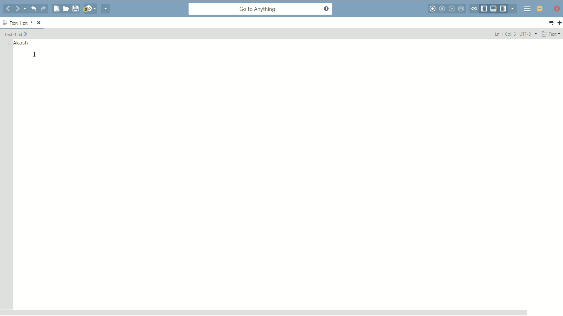 This screenshot has height=316, width=563. What do you see at coordinates (503, 9) in the screenshot?
I see `show/hide right panel` at bounding box center [503, 9].